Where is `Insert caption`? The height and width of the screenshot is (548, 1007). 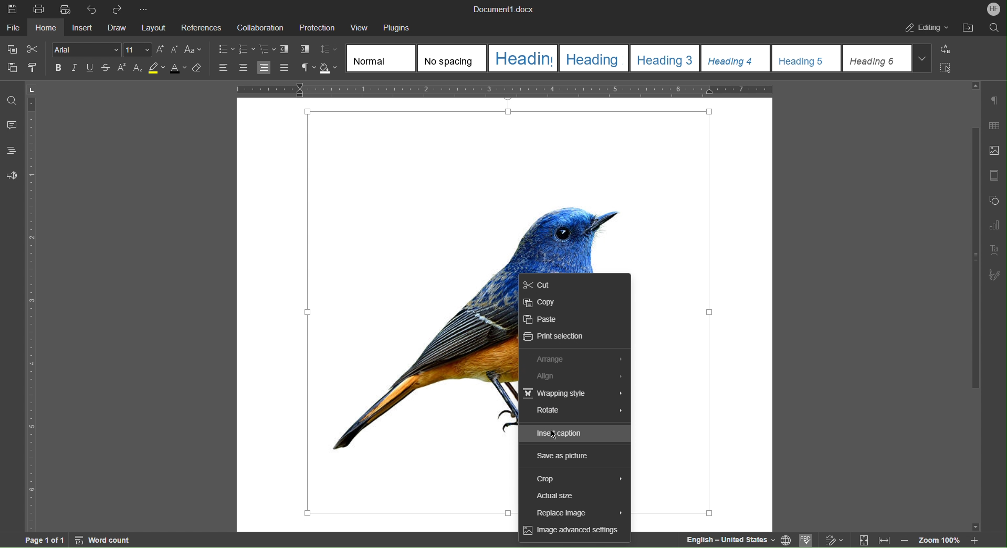 Insert caption is located at coordinates (575, 434).